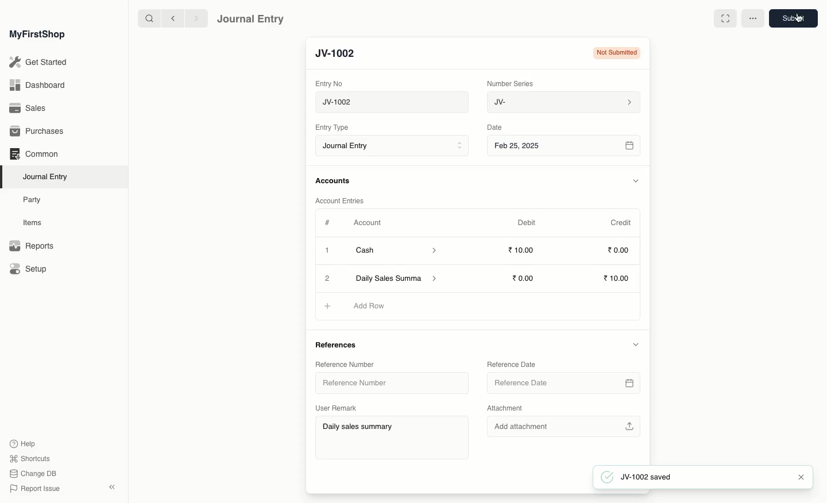  What do you see at coordinates (37, 84) in the screenshot?
I see `Dashboard` at bounding box center [37, 84].